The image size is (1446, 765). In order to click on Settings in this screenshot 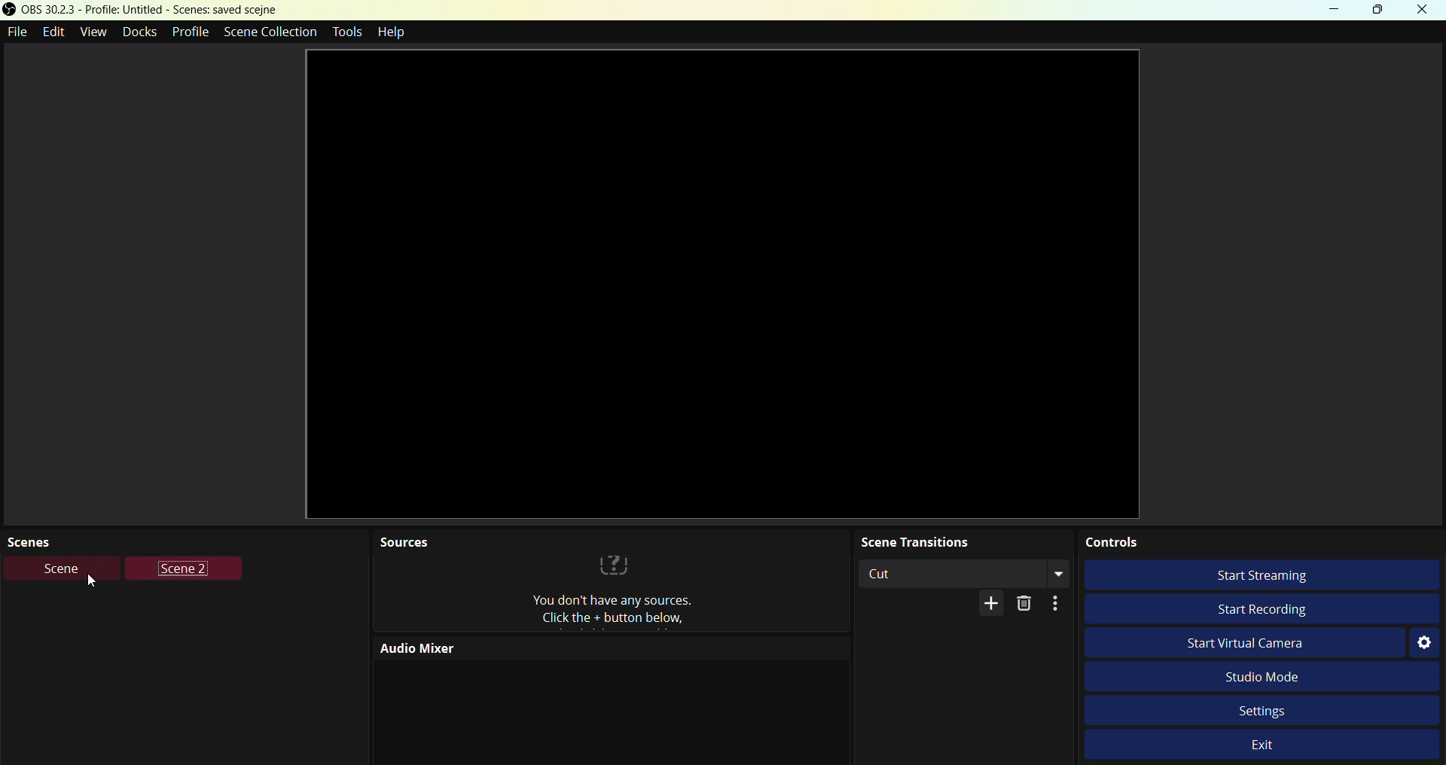, I will do `click(1261, 710)`.